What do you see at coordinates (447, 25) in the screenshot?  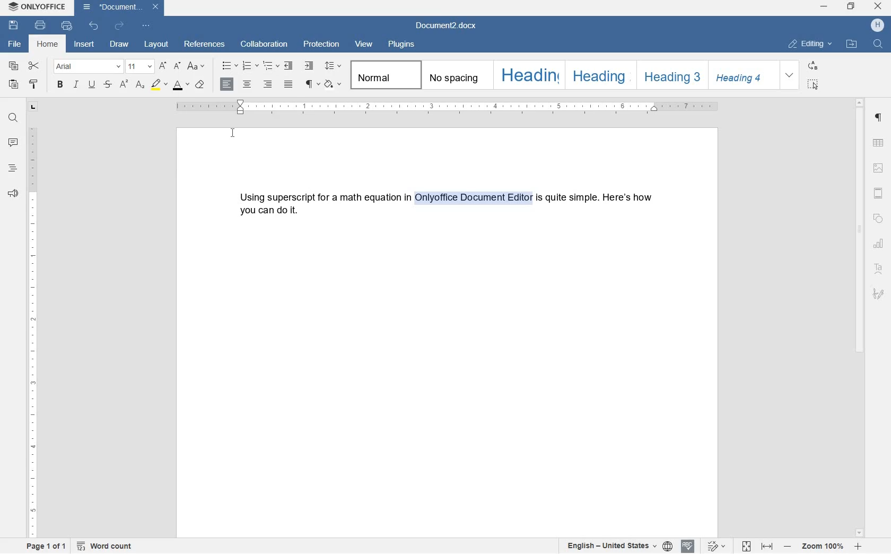 I see `Document2.docx` at bounding box center [447, 25].